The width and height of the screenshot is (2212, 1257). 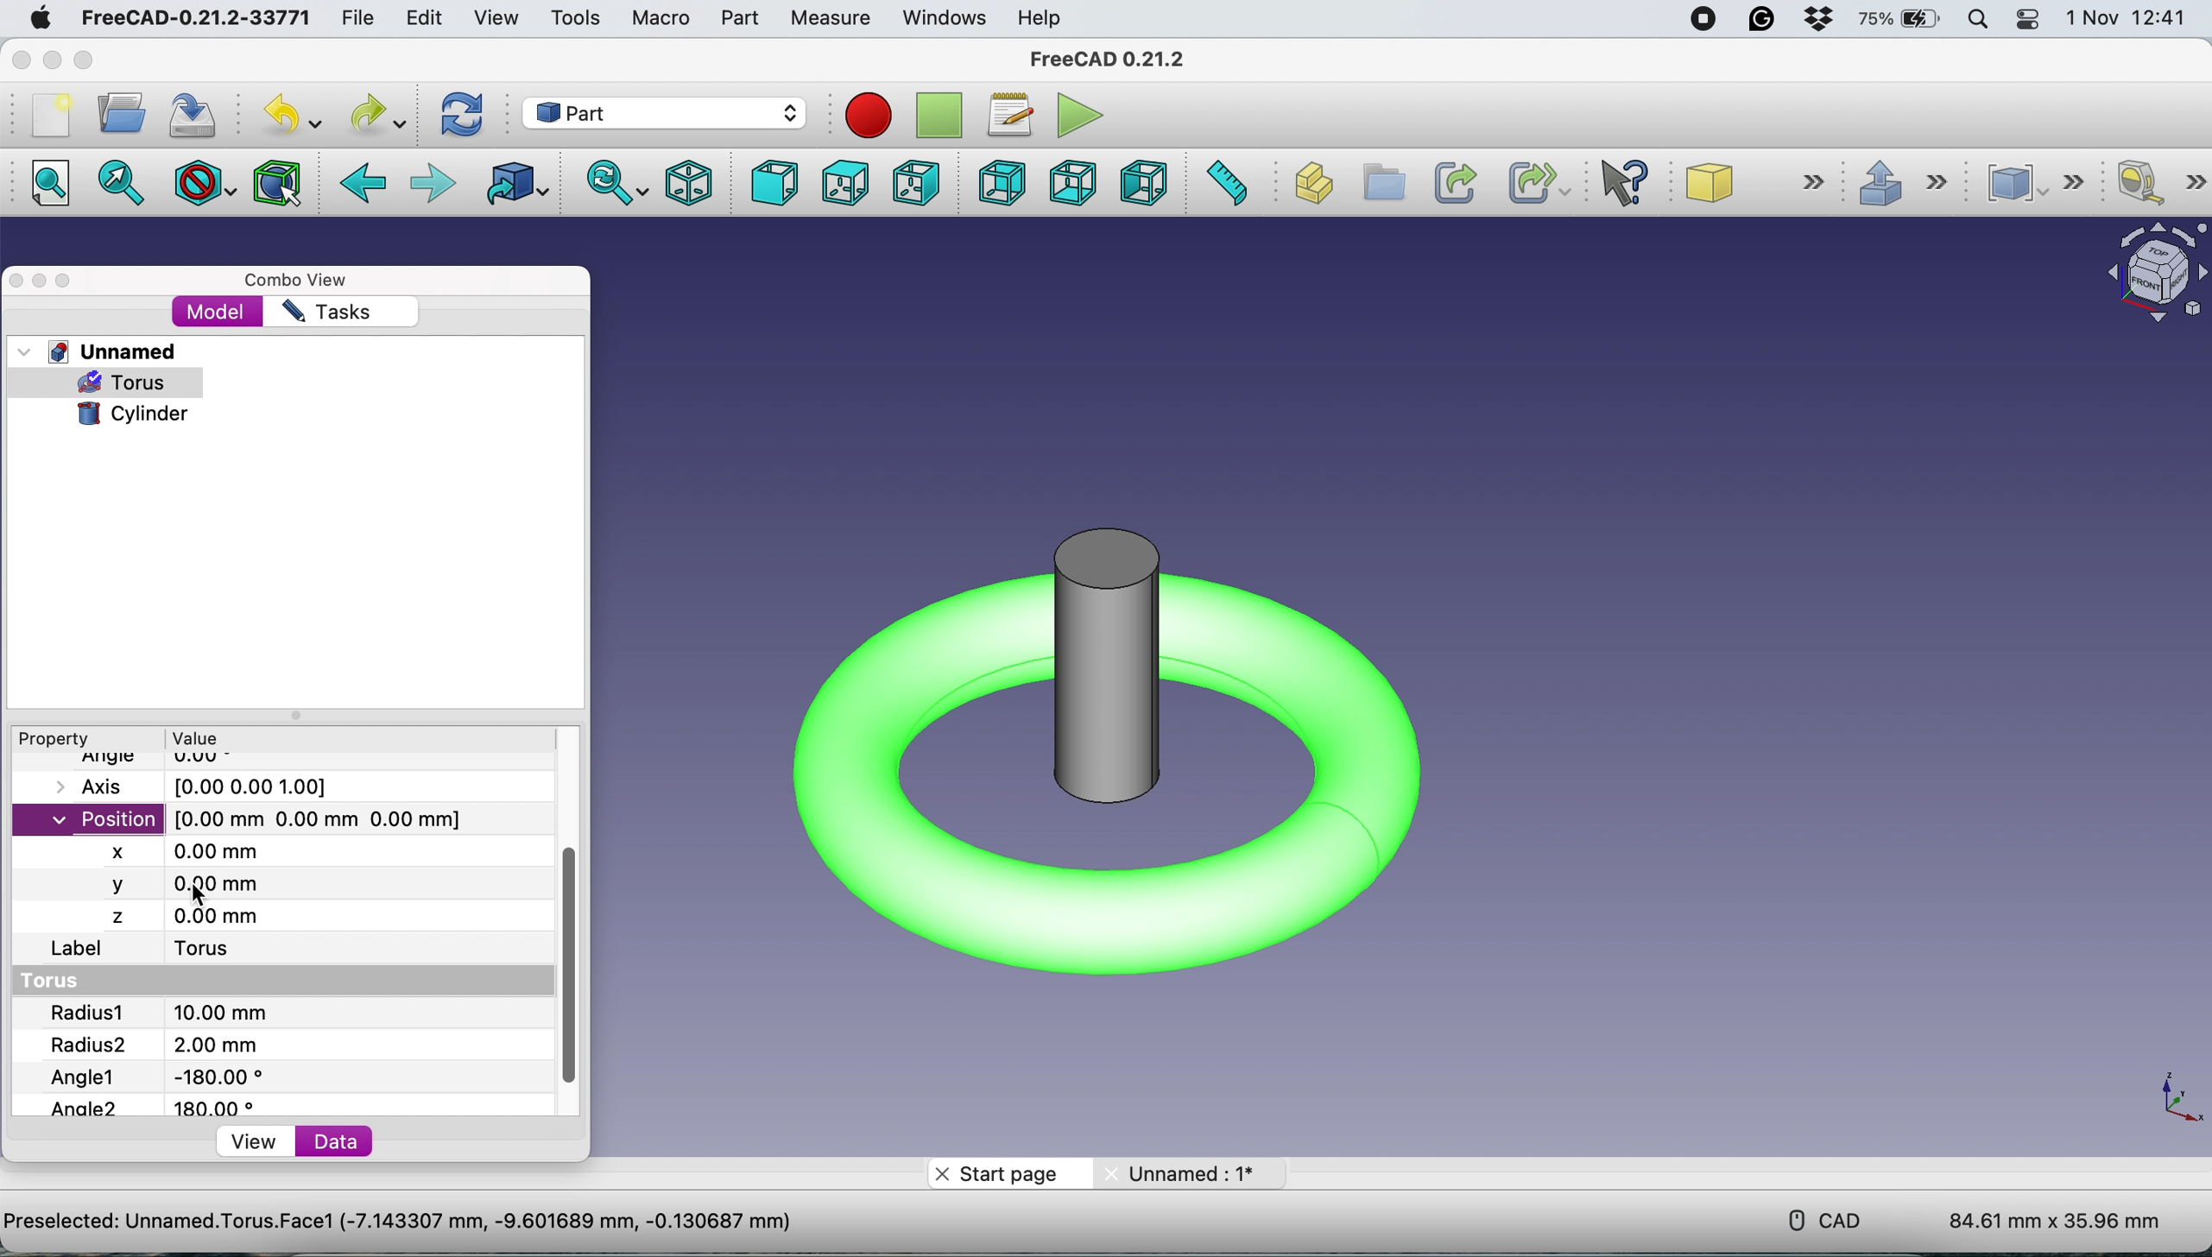 I want to click on vertical scroll bar, so click(x=570, y=970).